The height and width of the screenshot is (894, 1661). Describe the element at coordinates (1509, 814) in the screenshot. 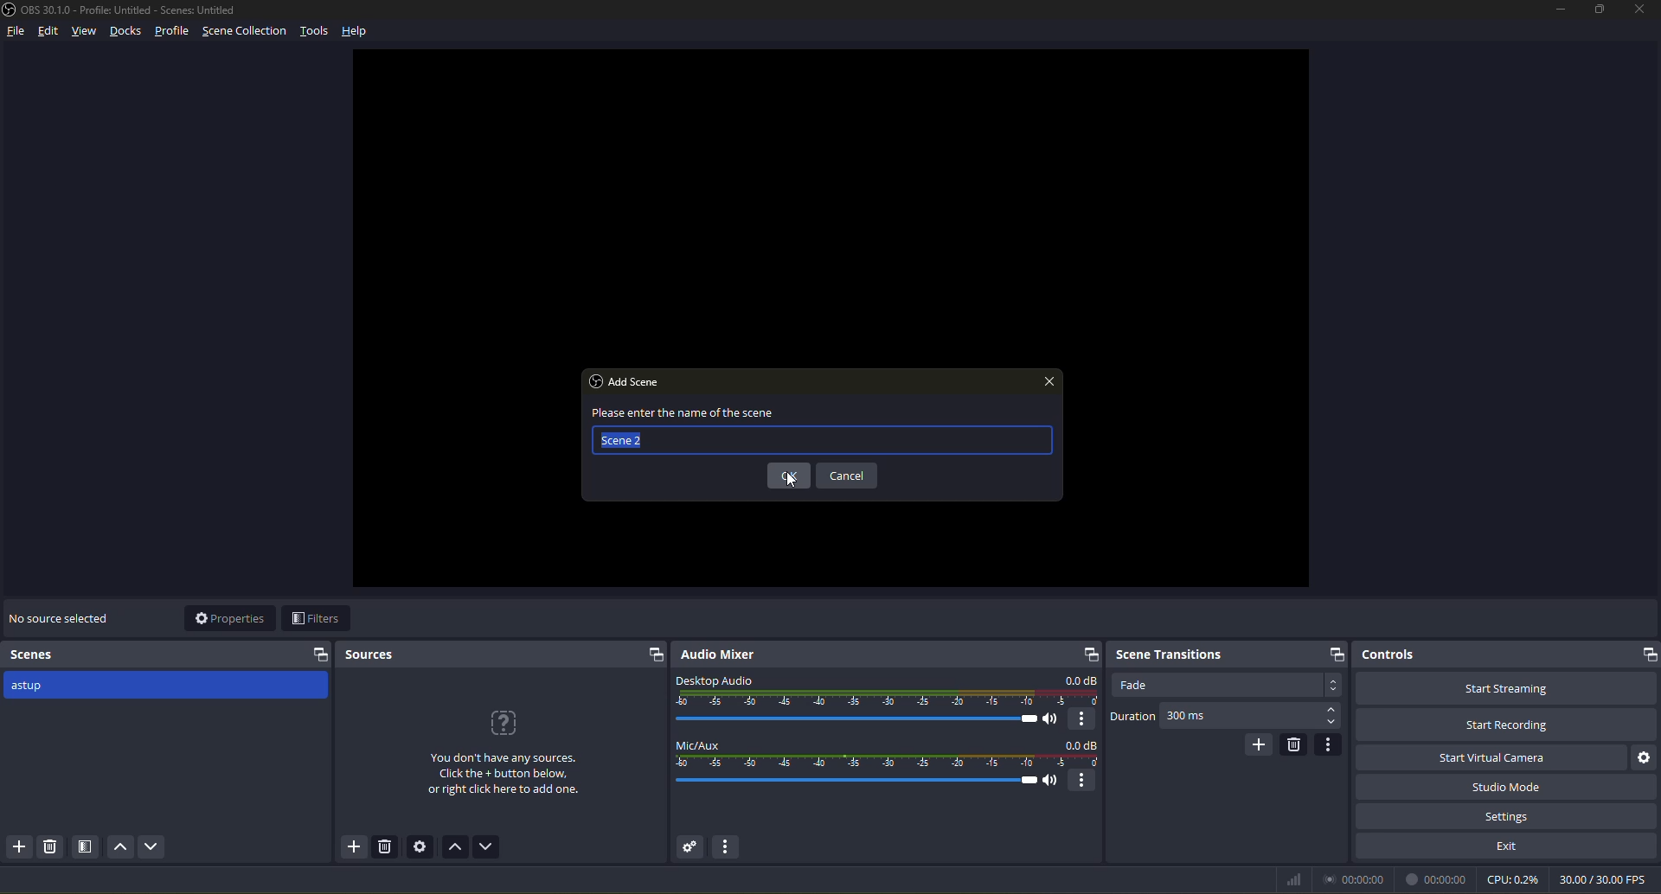

I see `settings` at that location.